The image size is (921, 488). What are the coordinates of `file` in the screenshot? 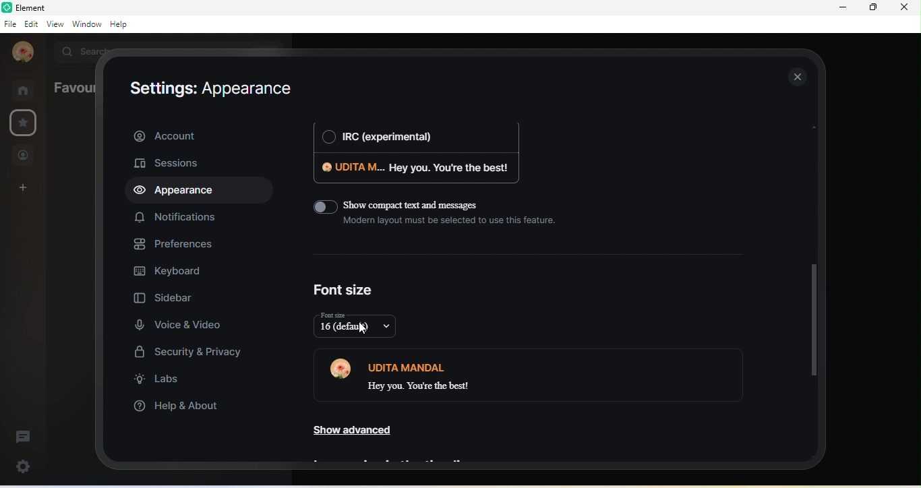 It's located at (10, 27).